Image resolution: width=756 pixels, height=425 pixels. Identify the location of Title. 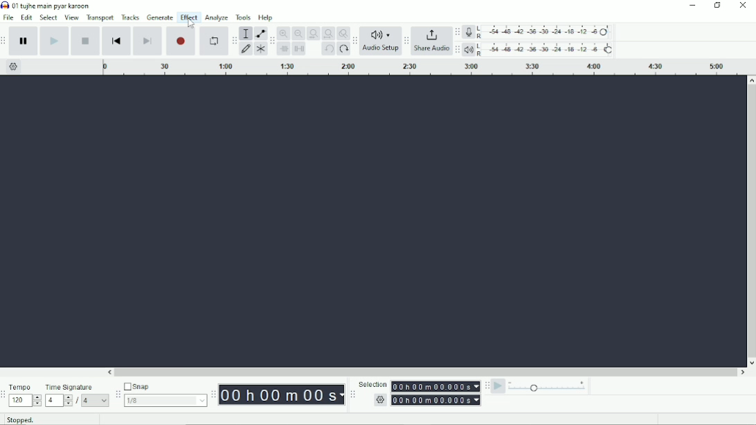
(49, 5).